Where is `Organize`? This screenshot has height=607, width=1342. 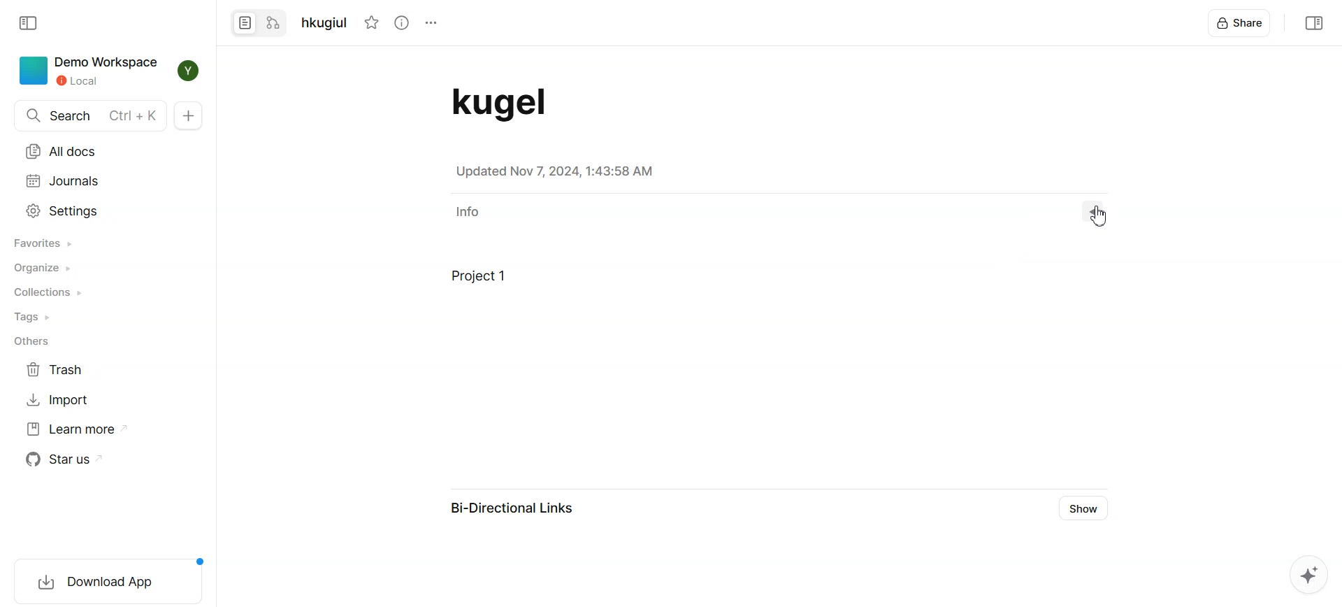 Organize is located at coordinates (42, 268).